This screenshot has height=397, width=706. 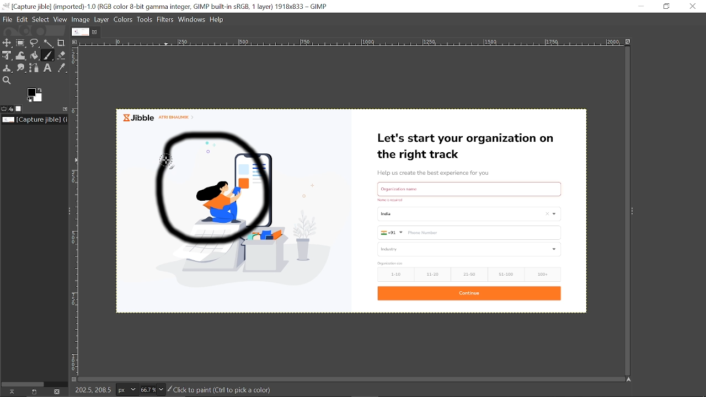 I want to click on Smudge tool, so click(x=22, y=67).